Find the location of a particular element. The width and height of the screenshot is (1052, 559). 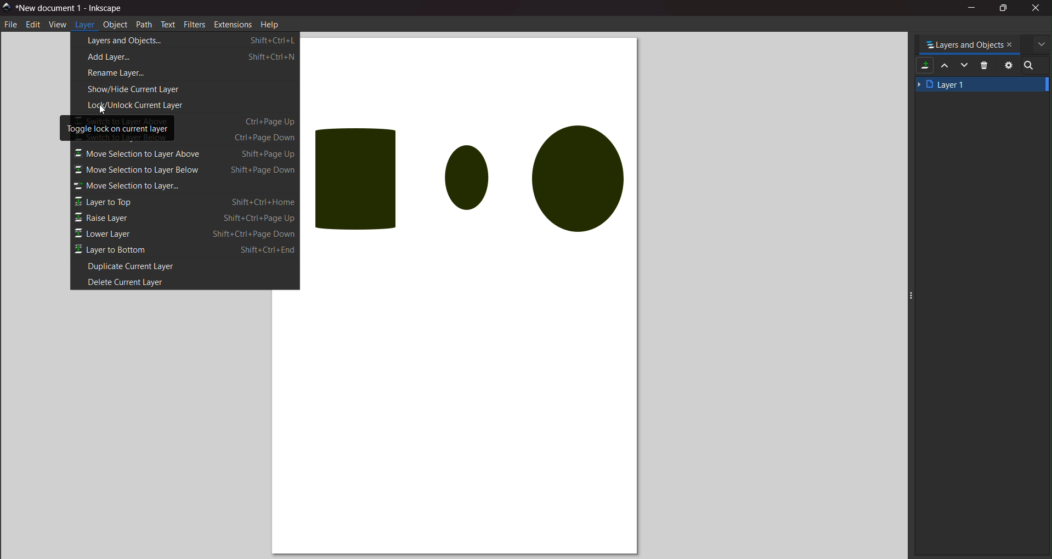

maximize is located at coordinates (1005, 8).